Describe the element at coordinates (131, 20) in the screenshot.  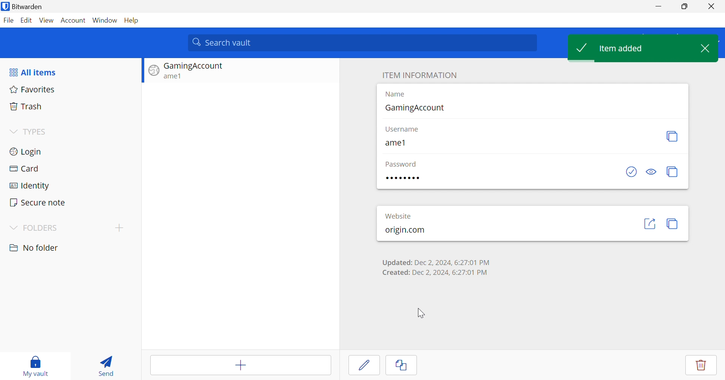
I see `Help` at that location.